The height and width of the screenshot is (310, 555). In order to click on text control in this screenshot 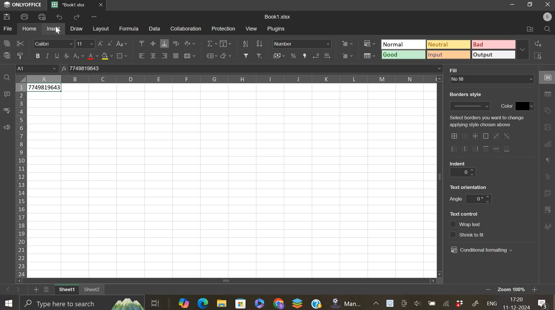, I will do `click(467, 230)`.